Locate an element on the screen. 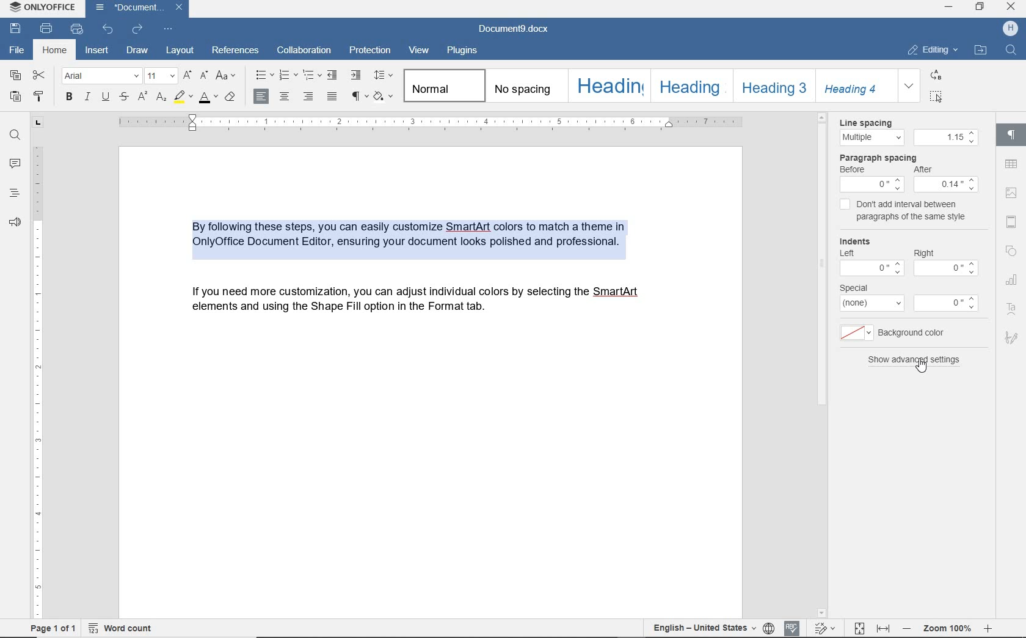 Image resolution: width=1026 pixels, height=638 pixels. 0.14" is located at coordinates (948, 186).